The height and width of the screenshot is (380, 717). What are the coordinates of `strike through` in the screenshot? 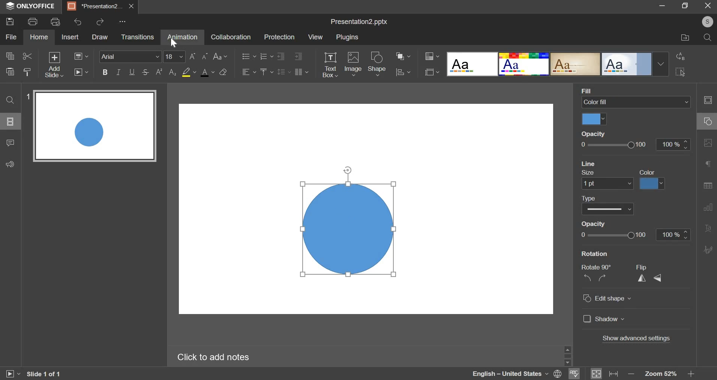 It's located at (145, 72).